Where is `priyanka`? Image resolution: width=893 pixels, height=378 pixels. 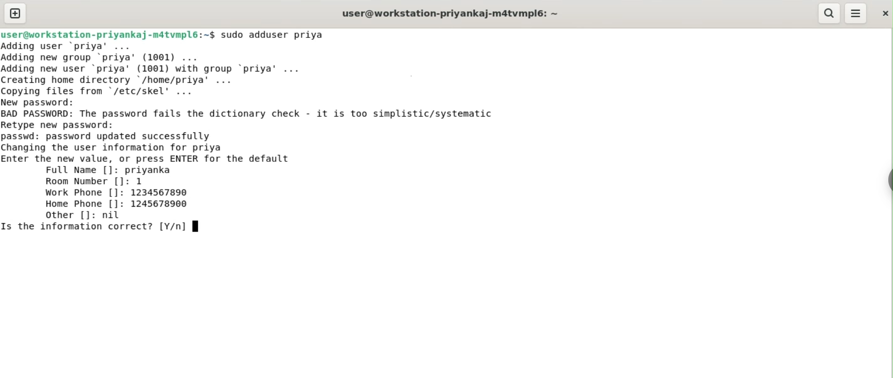
priyanka is located at coordinates (150, 170).